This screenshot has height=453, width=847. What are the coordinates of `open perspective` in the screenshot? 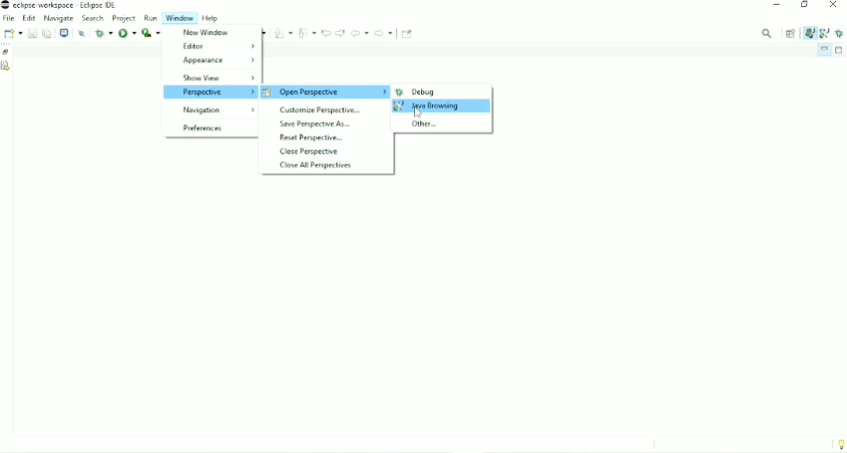 It's located at (326, 92).